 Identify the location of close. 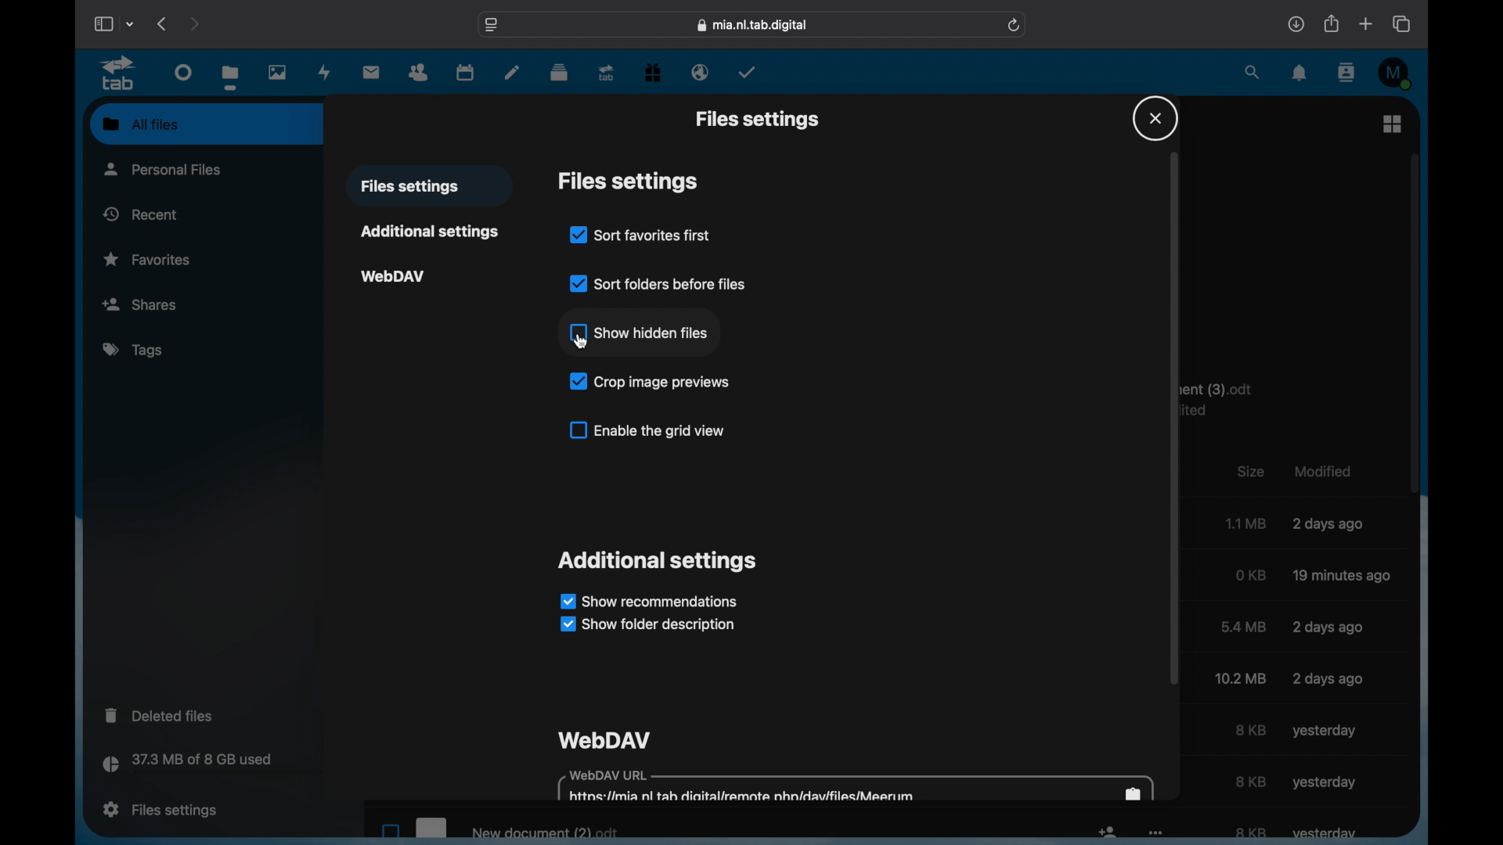
(1155, 118).